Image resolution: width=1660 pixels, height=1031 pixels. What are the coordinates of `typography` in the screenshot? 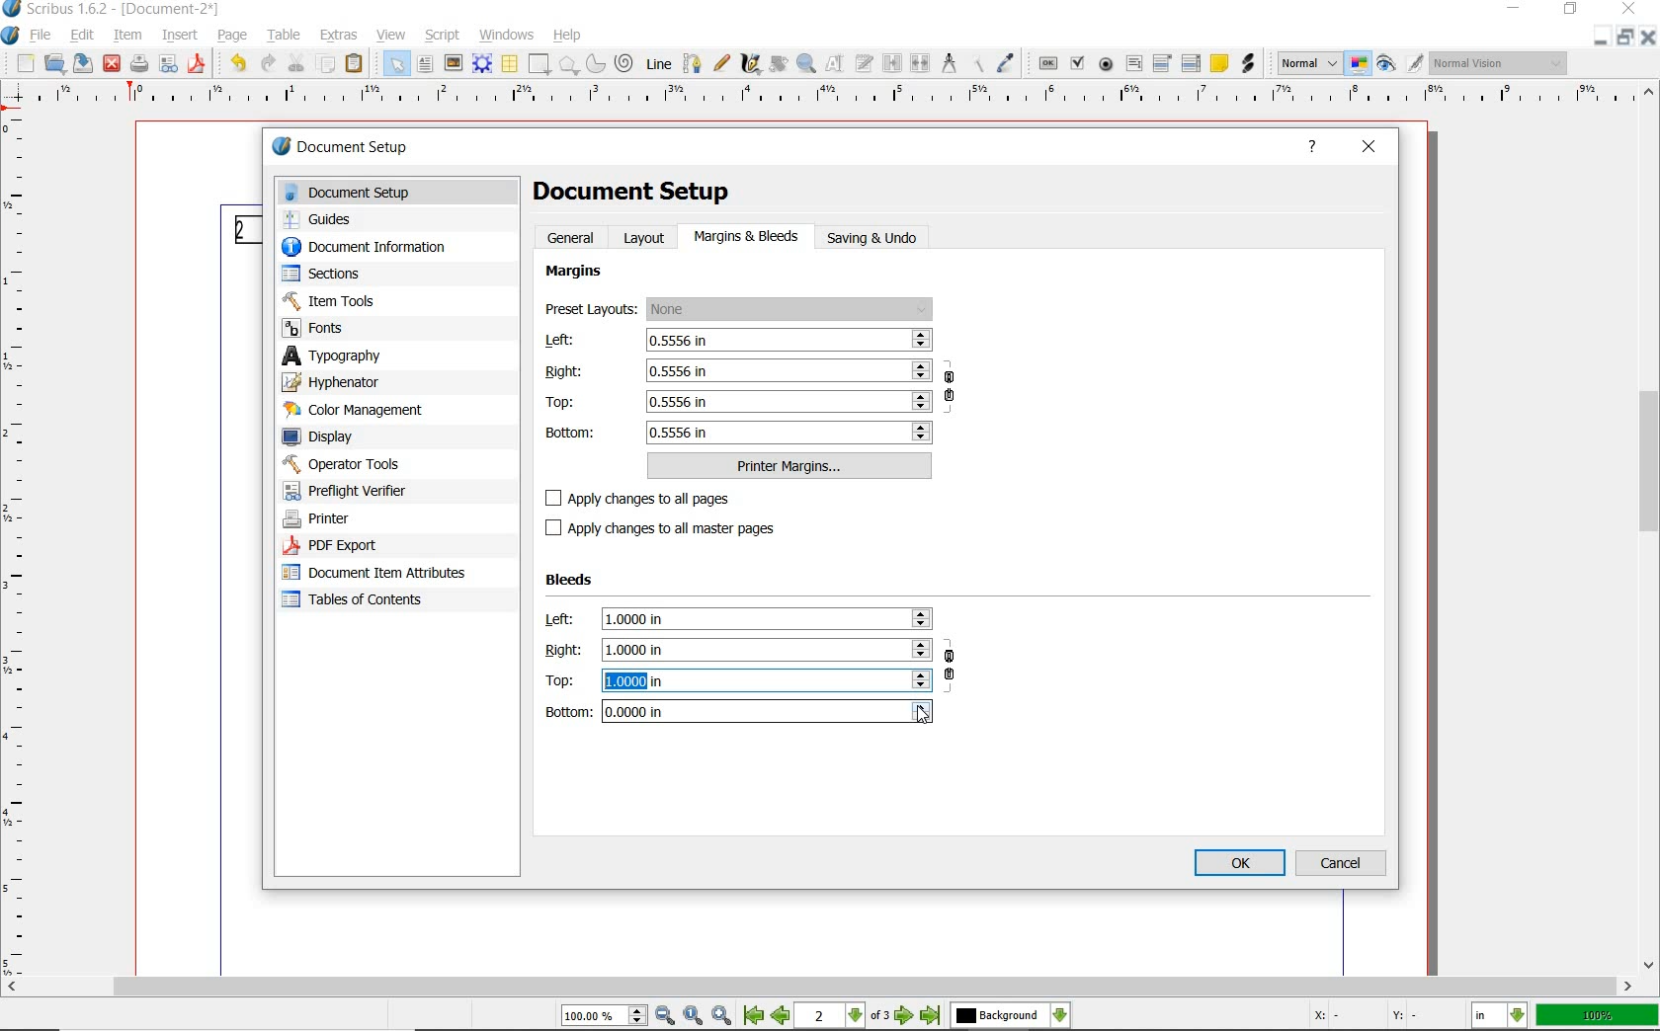 It's located at (397, 357).